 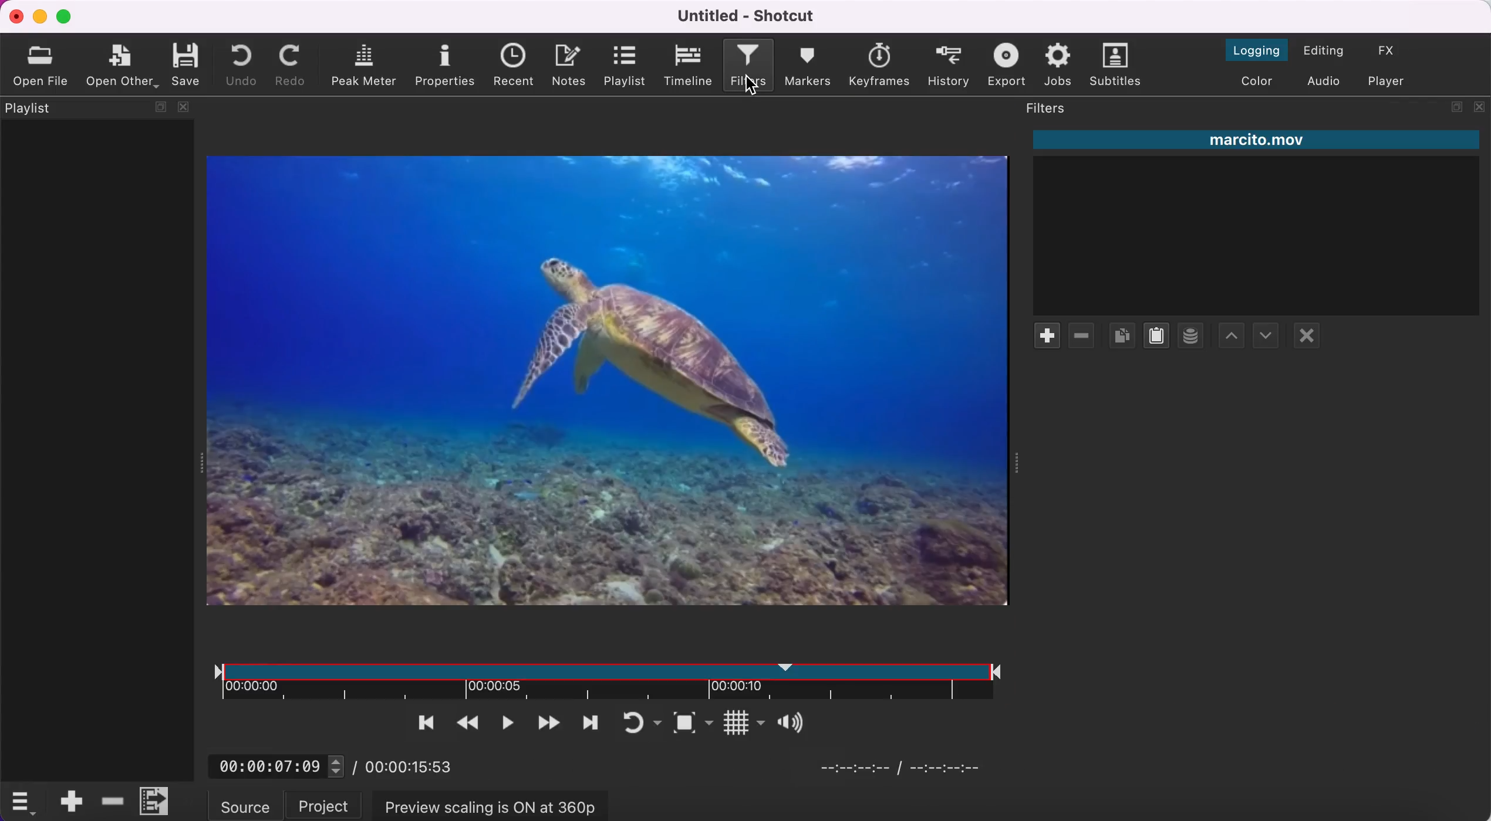 What do you see at coordinates (598, 678) in the screenshot?
I see `clip duration` at bounding box center [598, 678].